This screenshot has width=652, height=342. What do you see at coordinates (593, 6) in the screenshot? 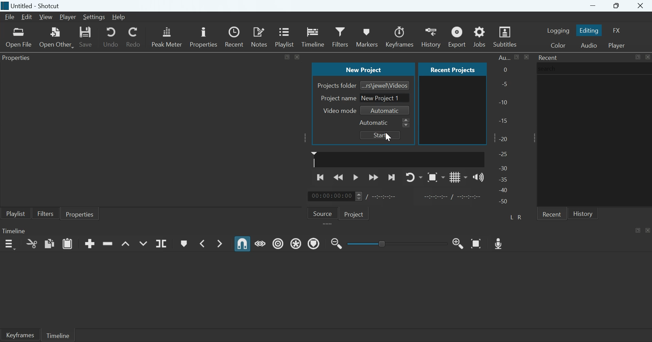
I see `Minimize` at bounding box center [593, 6].